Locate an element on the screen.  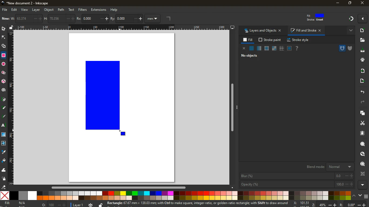
w is located at coordinates (26, 19).